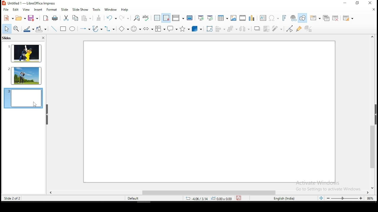 This screenshot has width=378, height=212. Describe the element at coordinates (178, 17) in the screenshot. I see `display views` at that location.